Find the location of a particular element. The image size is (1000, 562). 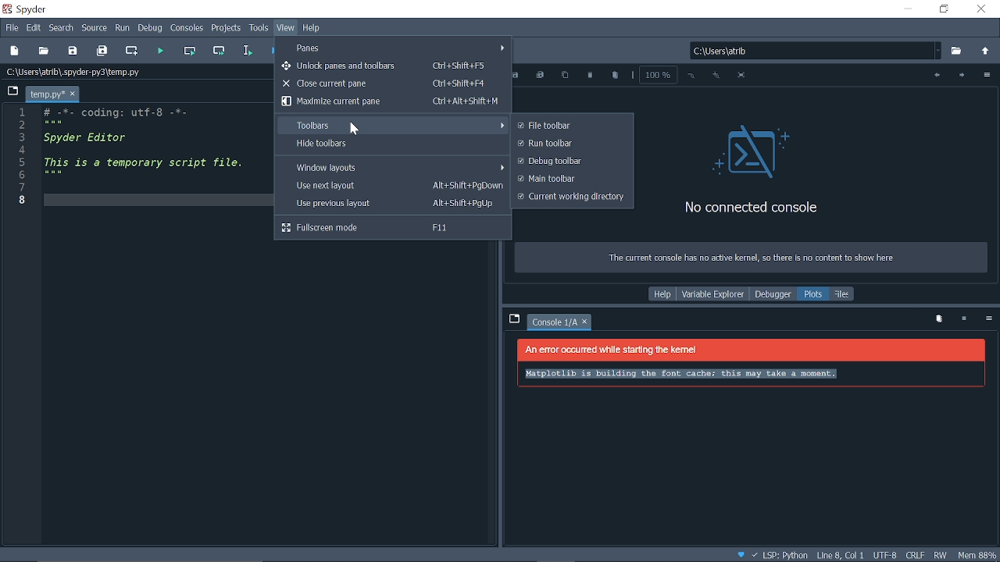

Debug toolbar is located at coordinates (570, 161).